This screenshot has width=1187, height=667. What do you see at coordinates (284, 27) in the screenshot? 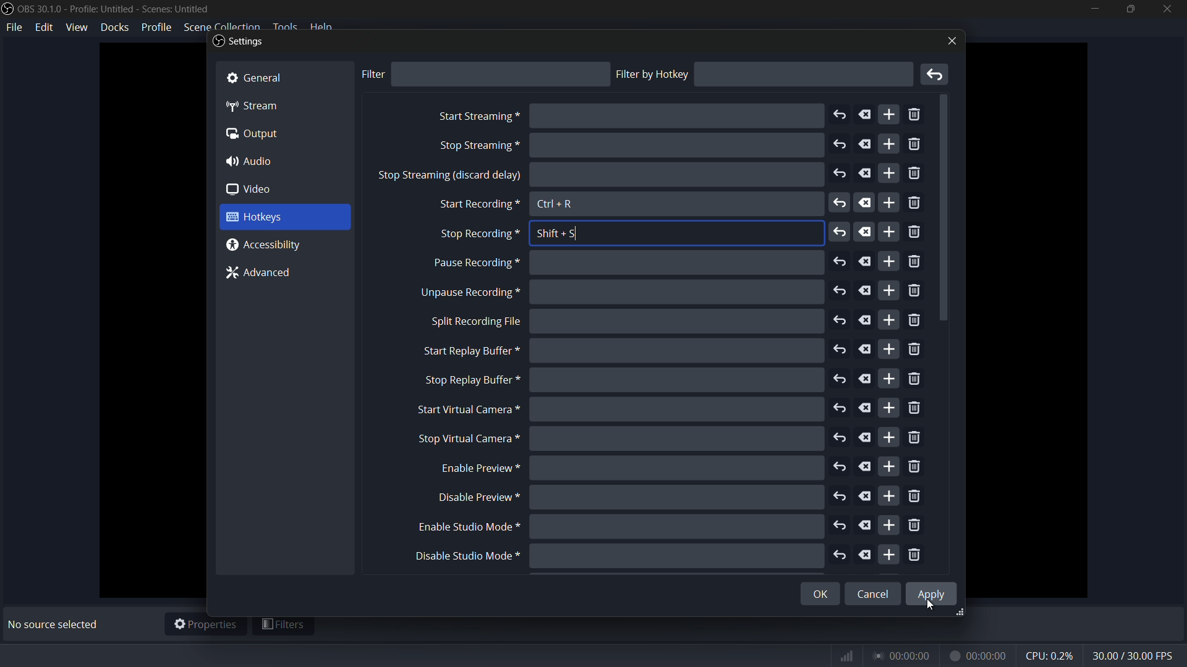
I see `tools menu` at bounding box center [284, 27].